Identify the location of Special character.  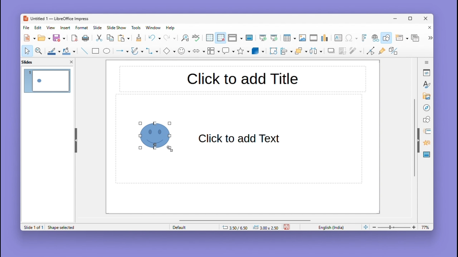
(352, 39).